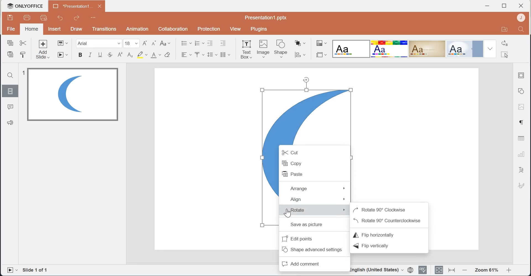 This screenshot has width=531, height=276. I want to click on Logo, so click(25, 6).